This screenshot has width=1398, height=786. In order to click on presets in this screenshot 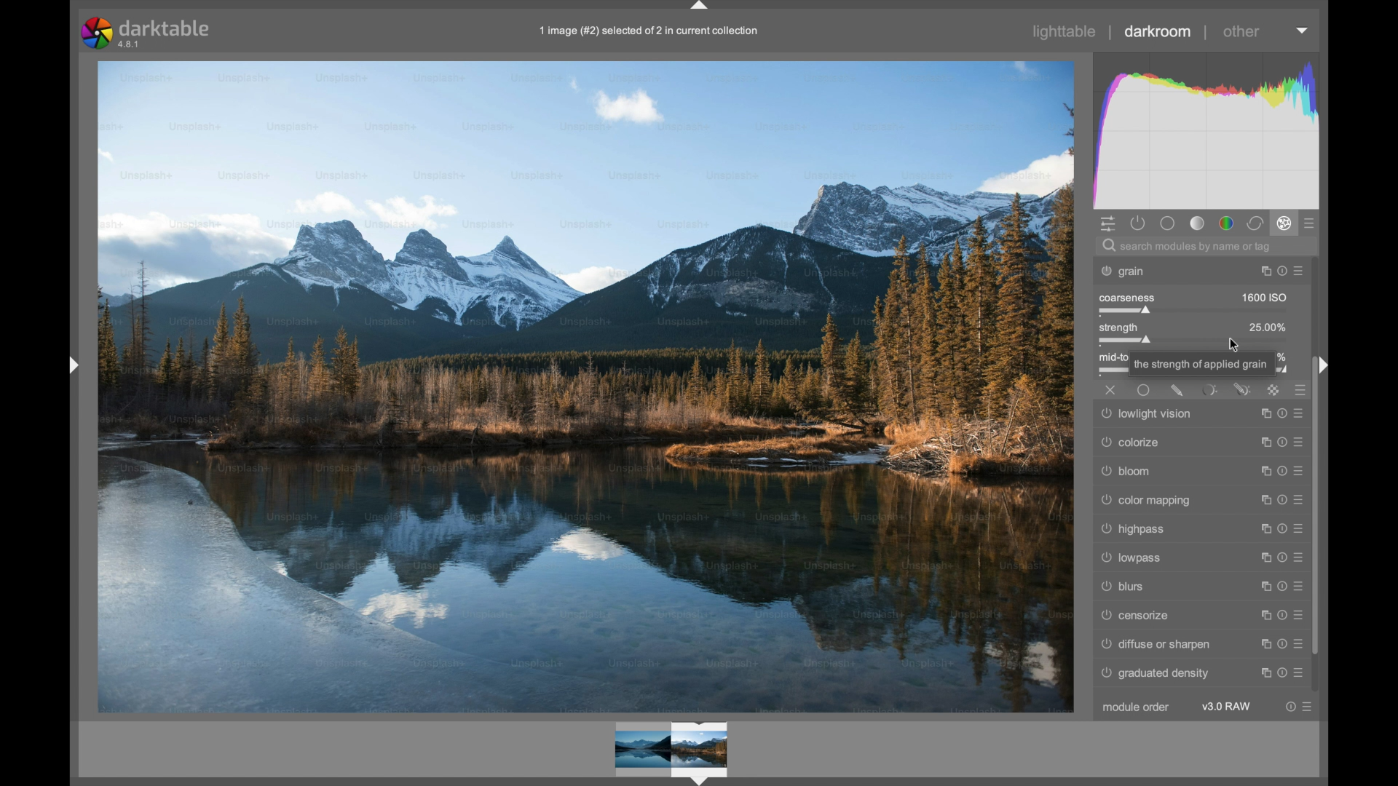, I will do `click(1303, 472)`.